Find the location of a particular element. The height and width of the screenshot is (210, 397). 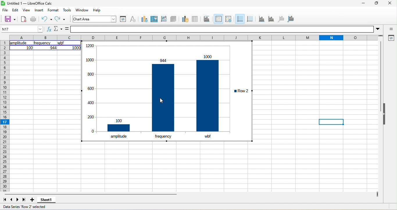

maximize is located at coordinates (375, 3).